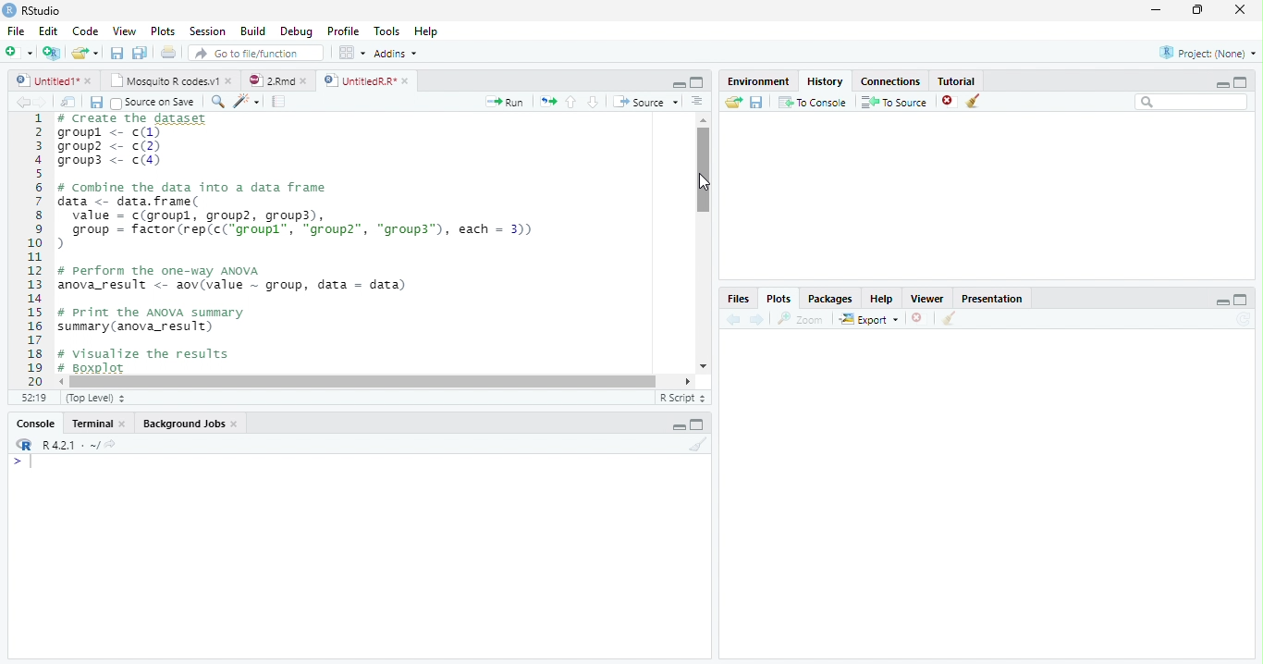  What do you see at coordinates (1207, 53) in the screenshot?
I see `Project (None)` at bounding box center [1207, 53].